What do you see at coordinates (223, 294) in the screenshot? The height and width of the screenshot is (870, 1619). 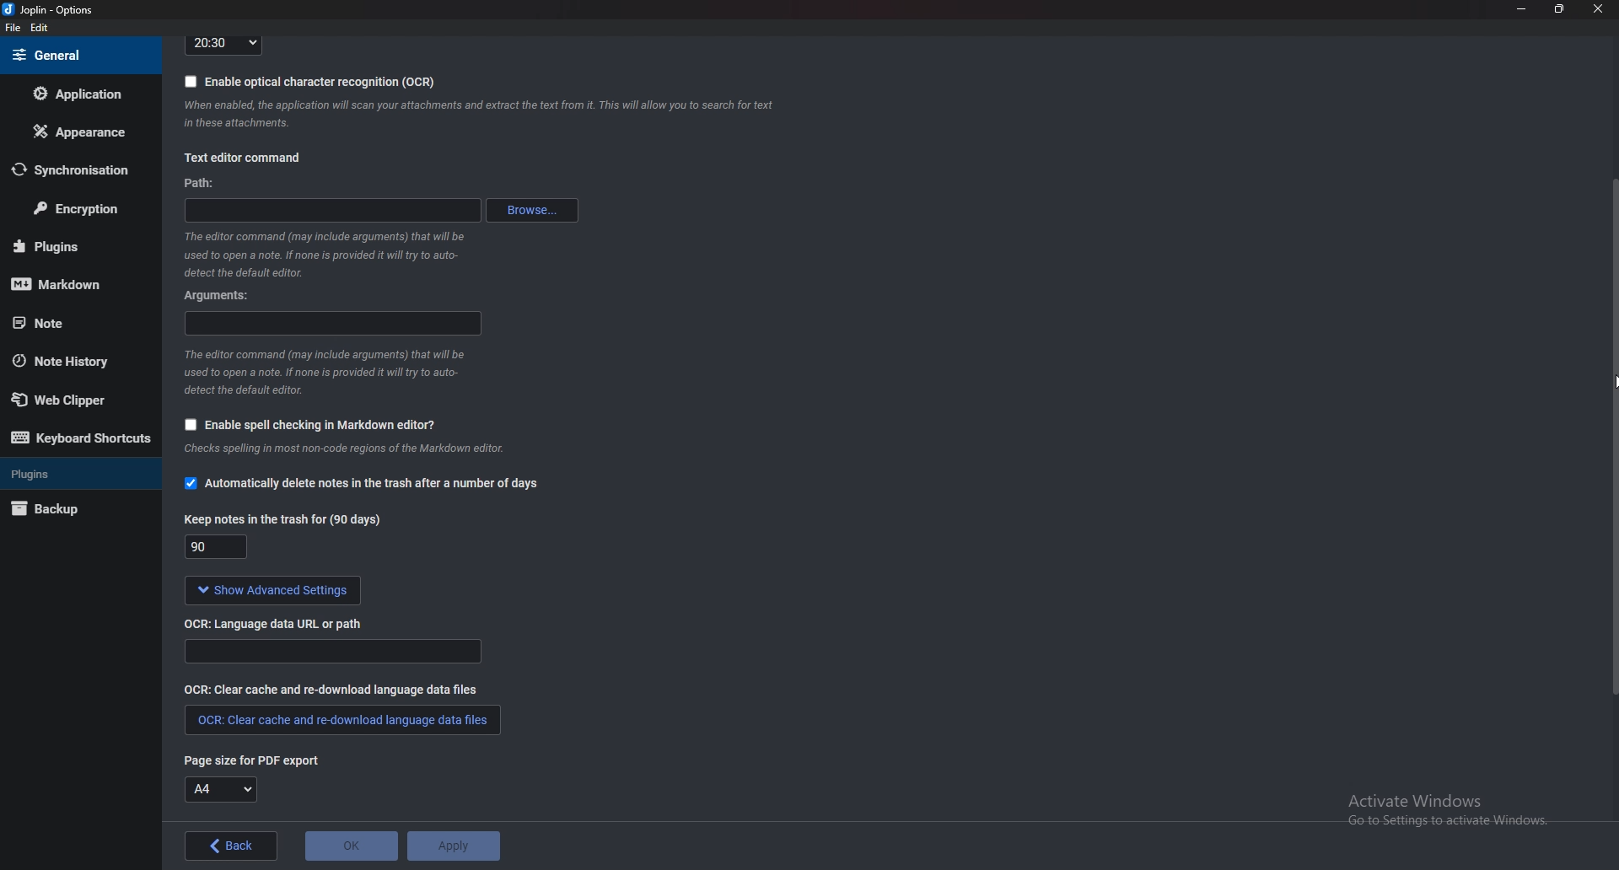 I see `Arguments` at bounding box center [223, 294].